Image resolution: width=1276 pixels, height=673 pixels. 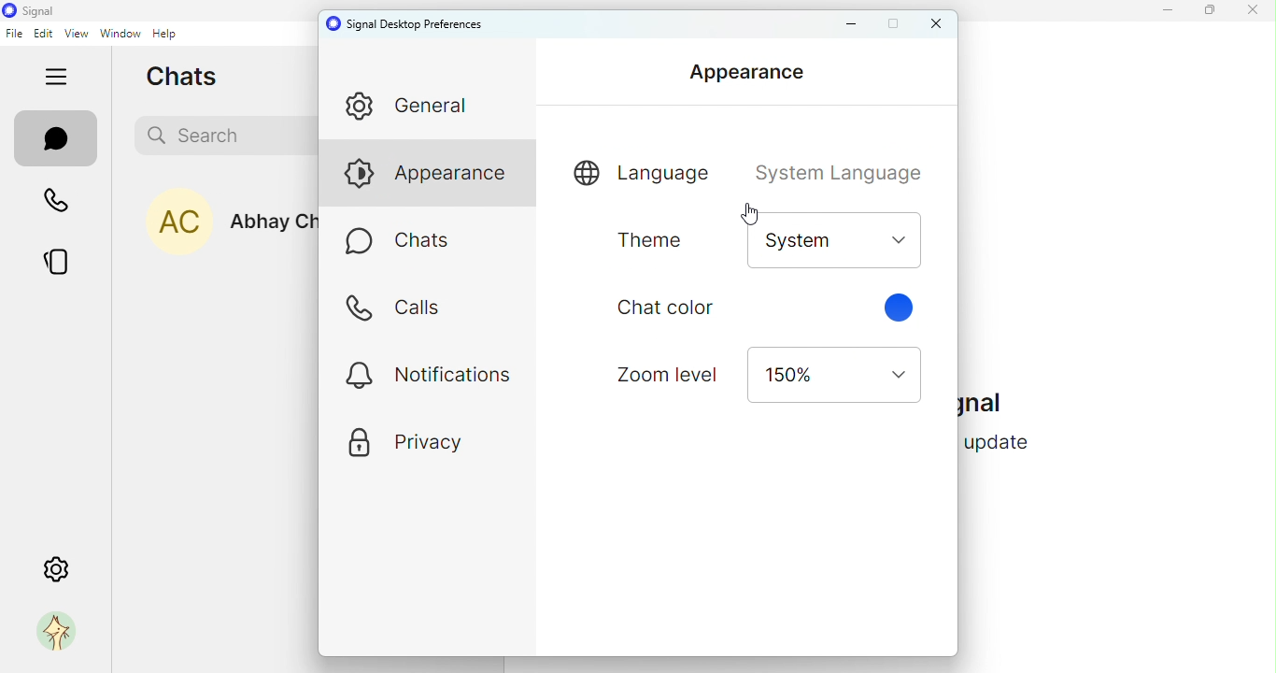 What do you see at coordinates (55, 205) in the screenshot?
I see `calls` at bounding box center [55, 205].